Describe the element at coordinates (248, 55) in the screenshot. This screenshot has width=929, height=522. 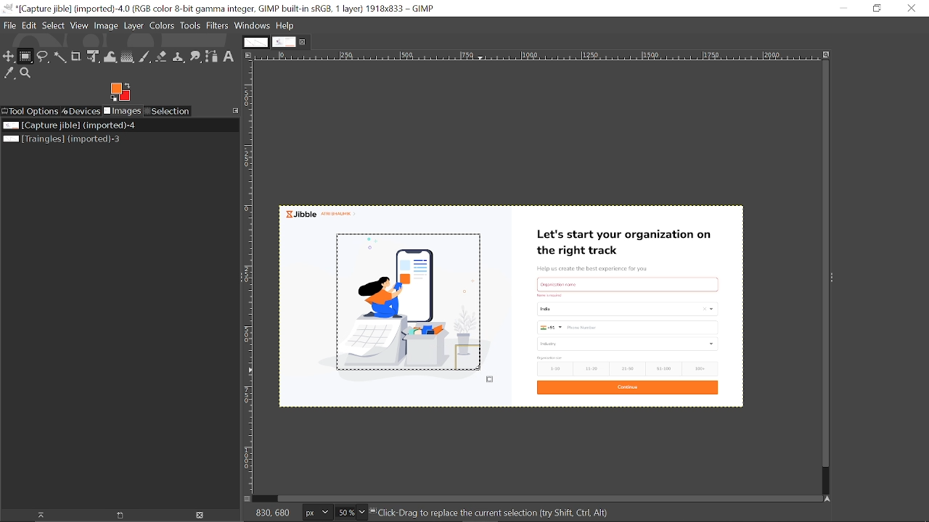
I see `Access this image menu` at that location.